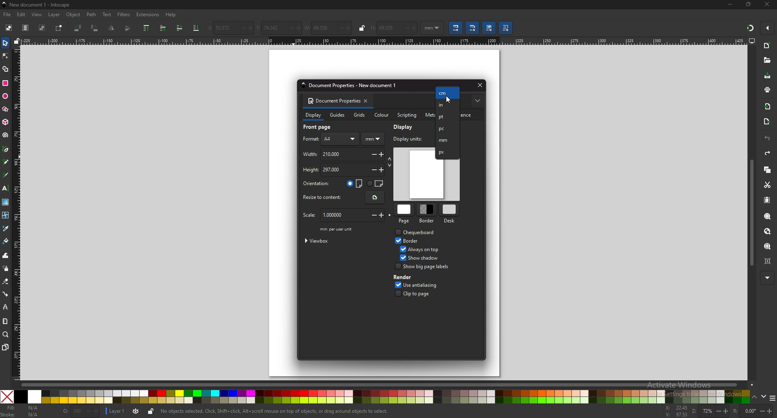  Describe the element at coordinates (383, 155) in the screenshot. I see `+` at that location.